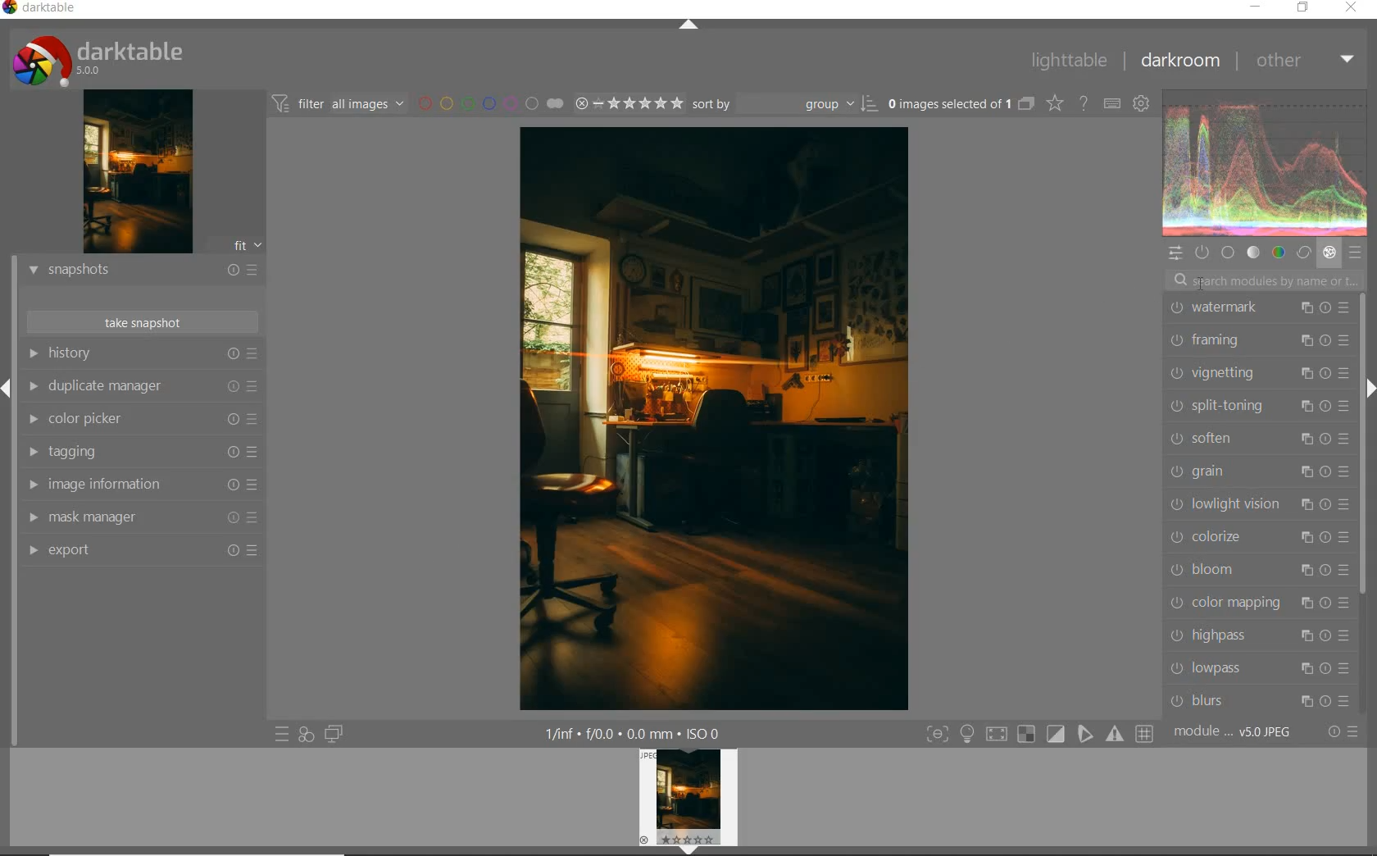  What do you see at coordinates (139, 418) in the screenshot?
I see `color picker` at bounding box center [139, 418].